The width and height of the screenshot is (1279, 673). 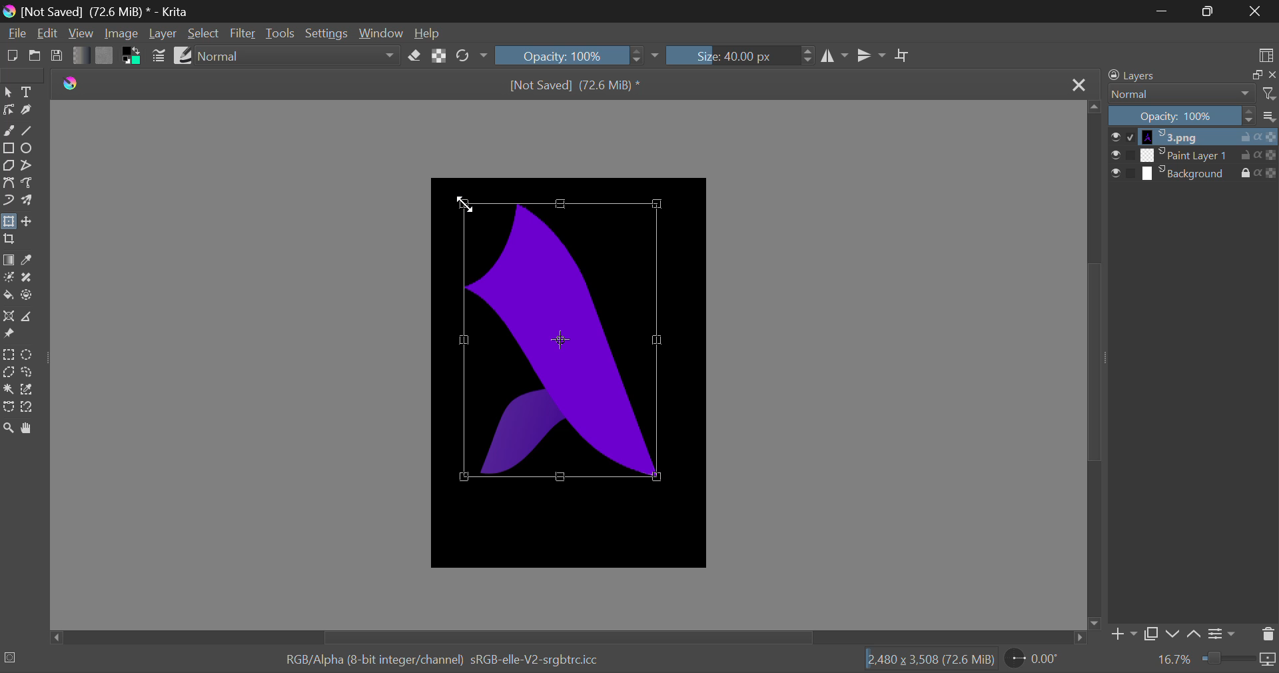 What do you see at coordinates (9, 298) in the screenshot?
I see `Fill` at bounding box center [9, 298].